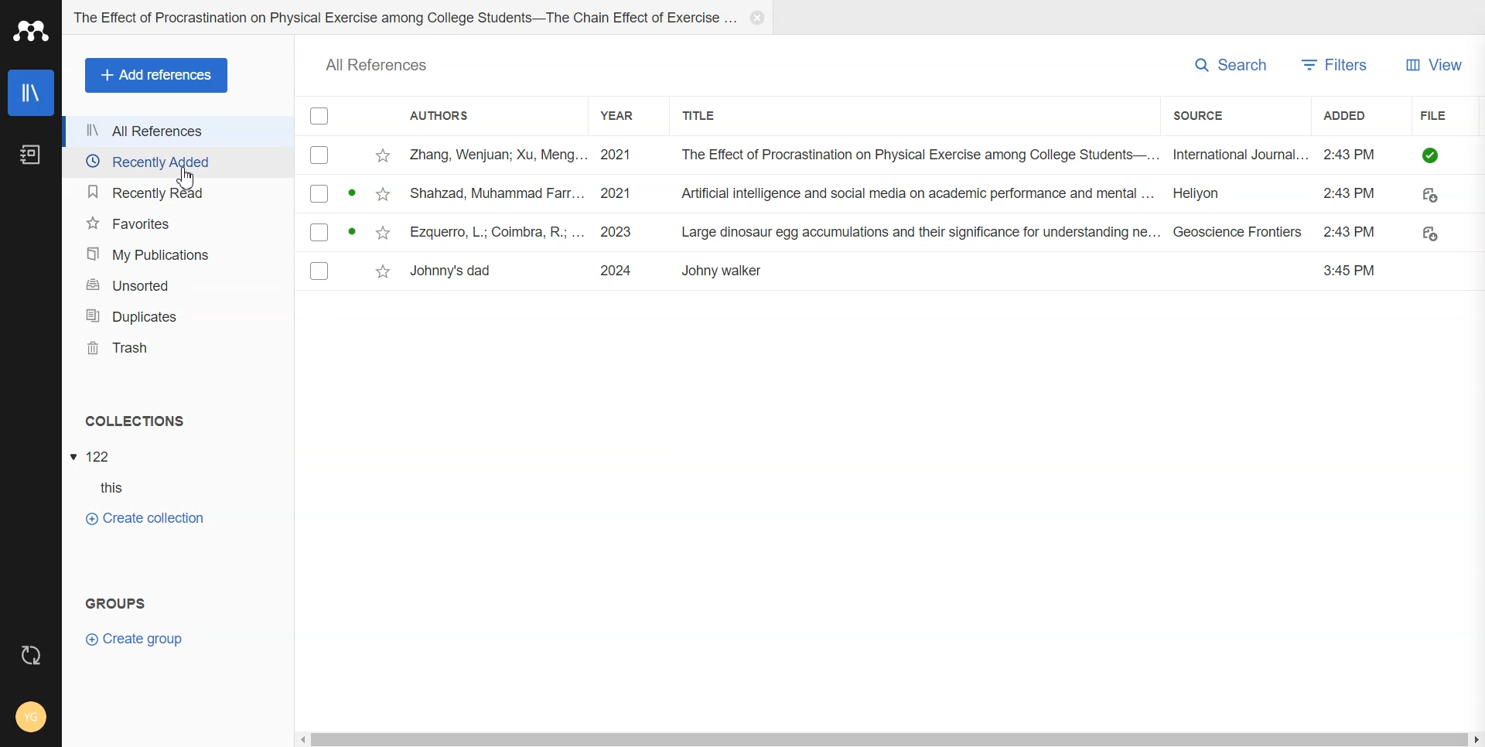  Describe the element at coordinates (31, 653) in the screenshot. I see `Auto Sync` at that location.